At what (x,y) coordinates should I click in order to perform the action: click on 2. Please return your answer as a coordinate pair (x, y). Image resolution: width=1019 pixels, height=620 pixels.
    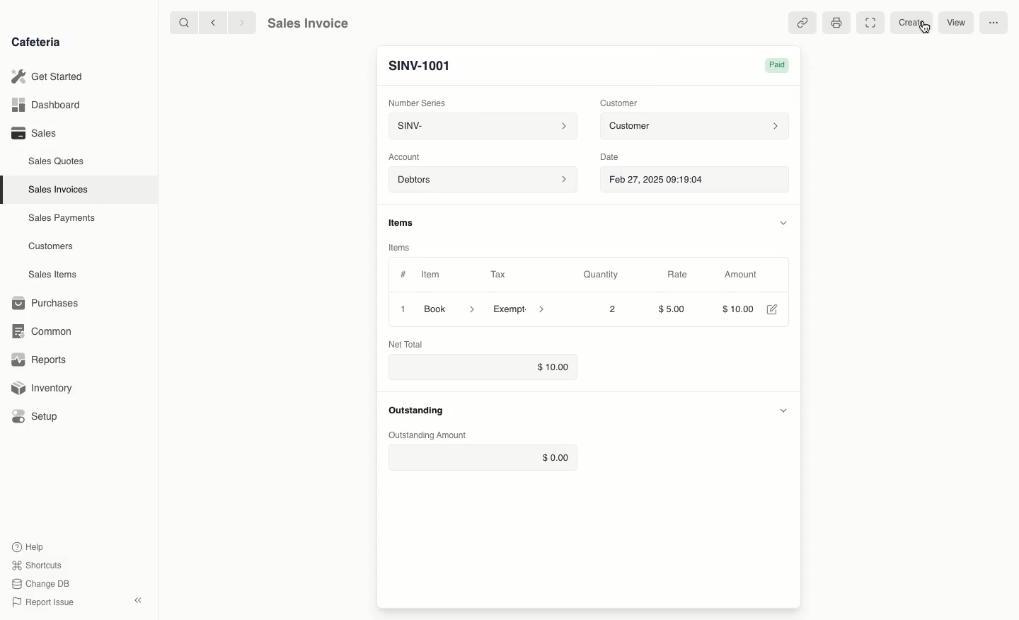
    Looking at the image, I should click on (614, 310).